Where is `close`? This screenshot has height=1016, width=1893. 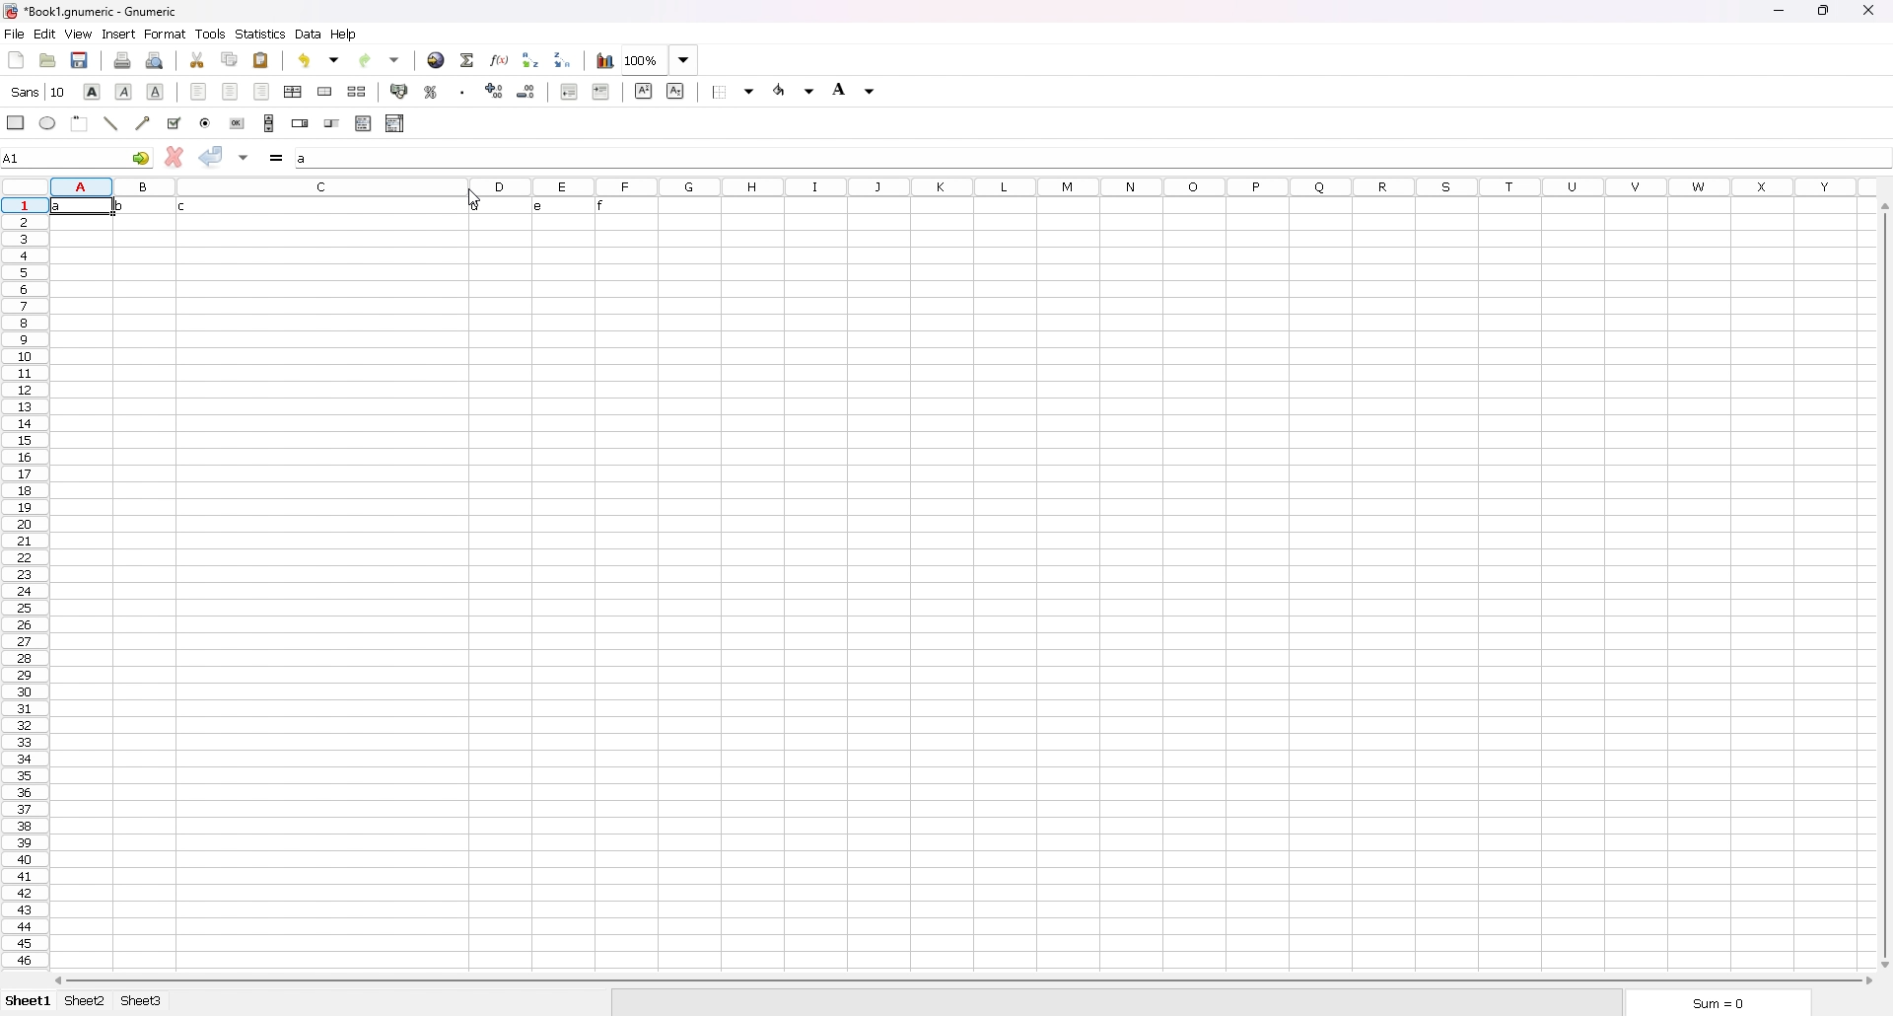 close is located at coordinates (1867, 10).